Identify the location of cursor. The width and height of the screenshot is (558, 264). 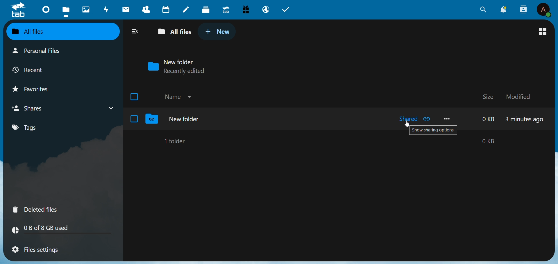
(407, 124).